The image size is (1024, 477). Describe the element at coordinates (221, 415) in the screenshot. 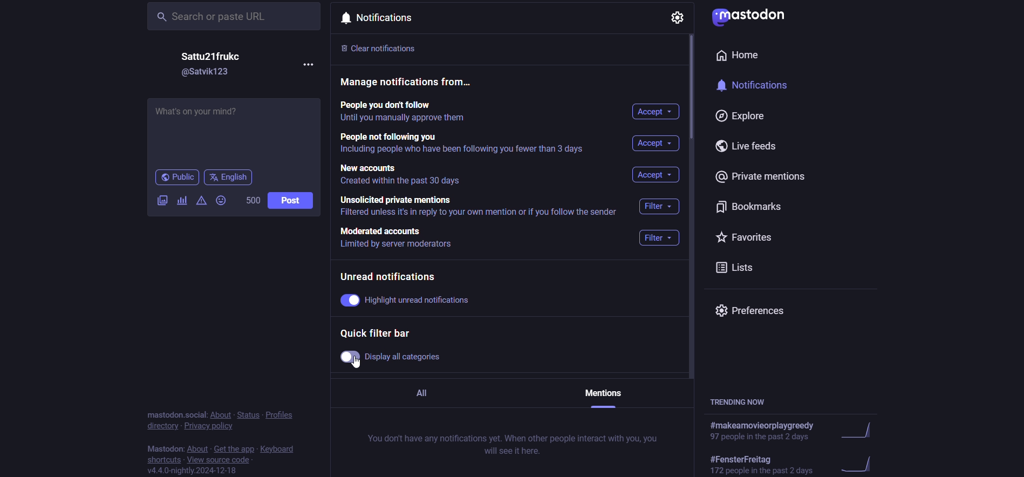

I see `about` at that location.